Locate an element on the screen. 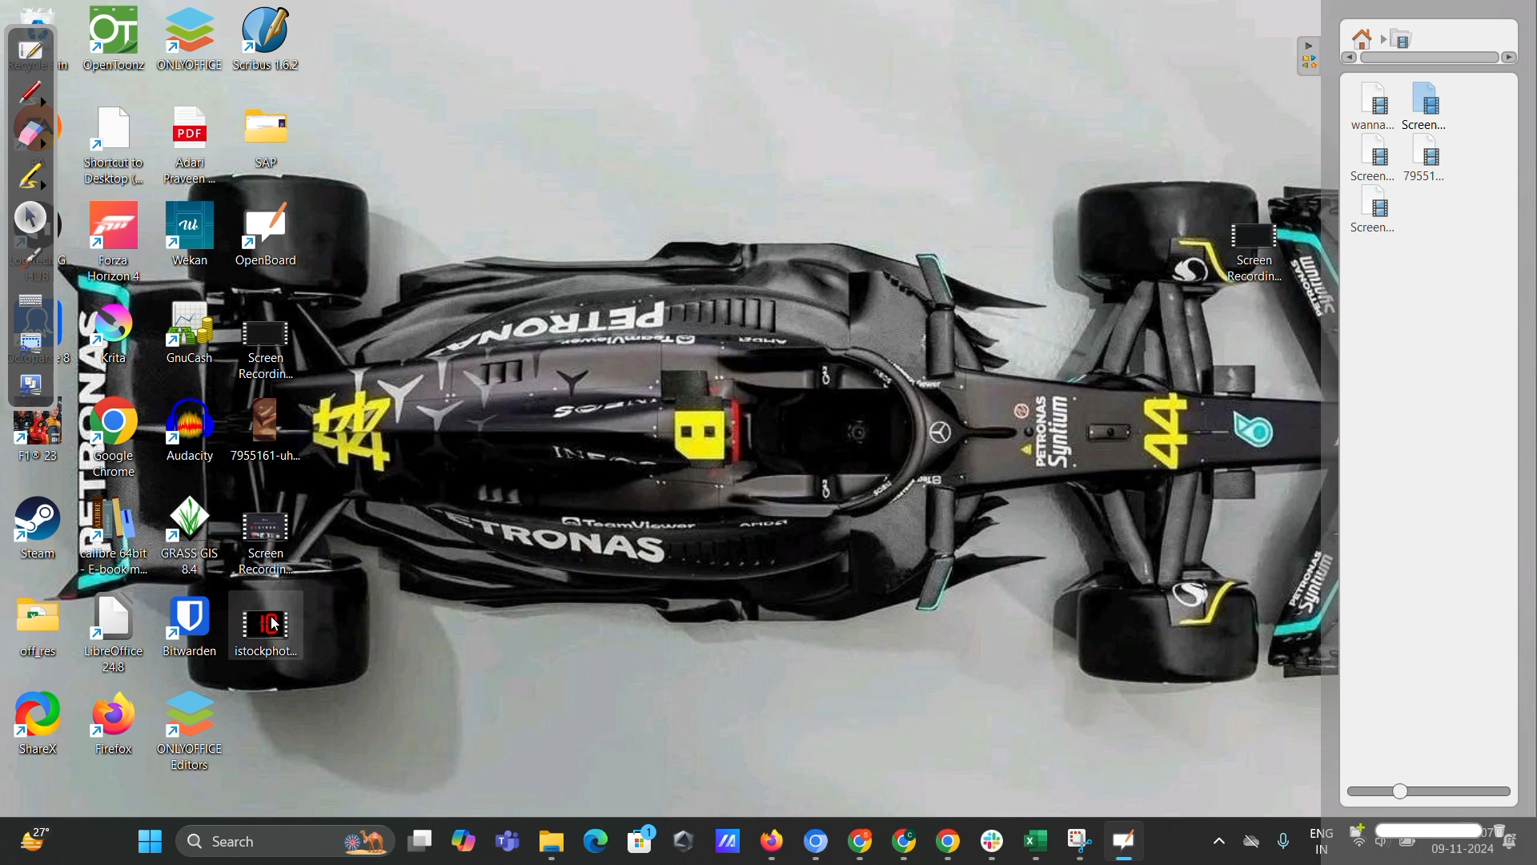  minimized google chrome is located at coordinates (950, 842).